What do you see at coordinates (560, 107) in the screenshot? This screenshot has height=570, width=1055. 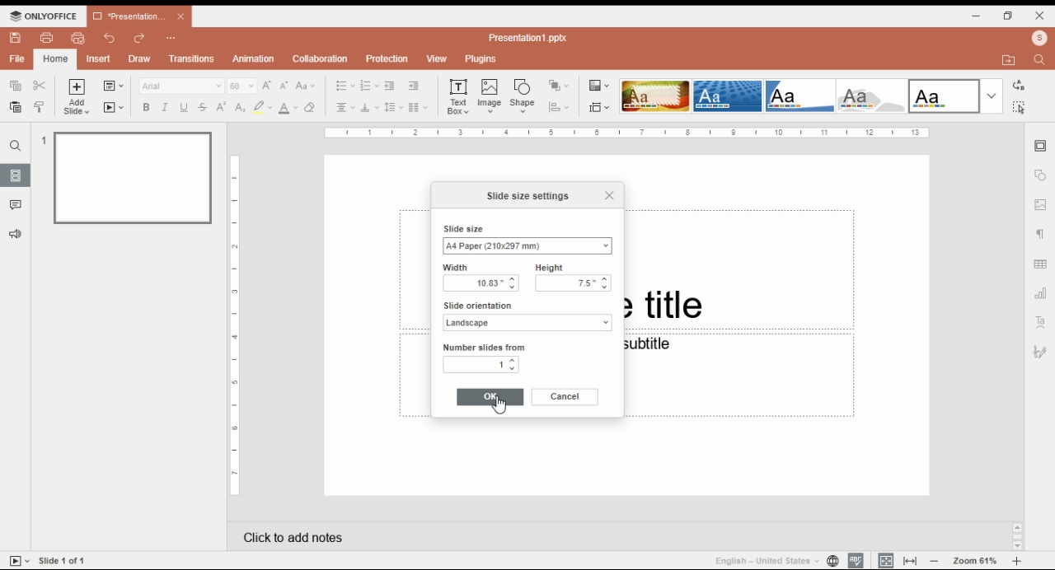 I see `align shape` at bounding box center [560, 107].